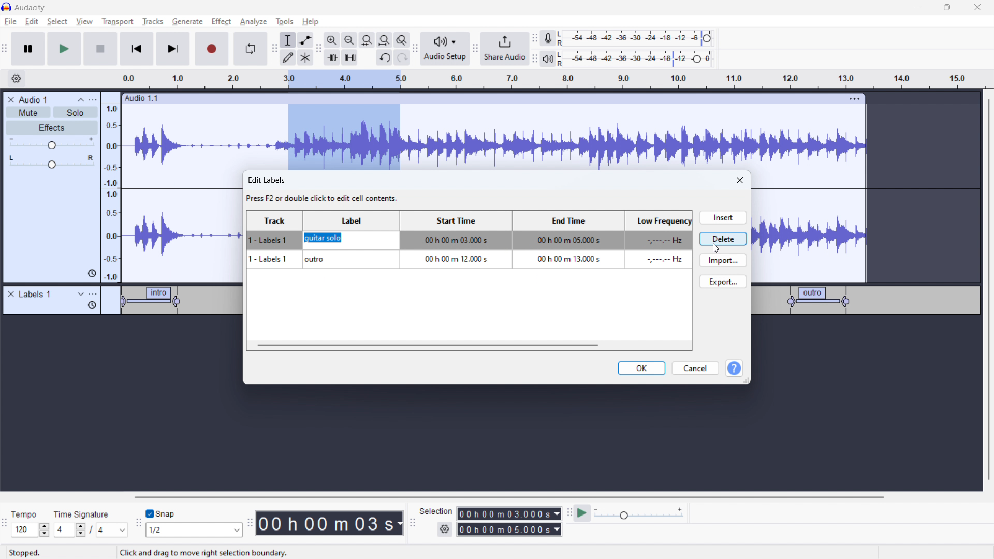 This screenshot has width=994, height=559. Describe the element at coordinates (52, 162) in the screenshot. I see `pan` at that location.